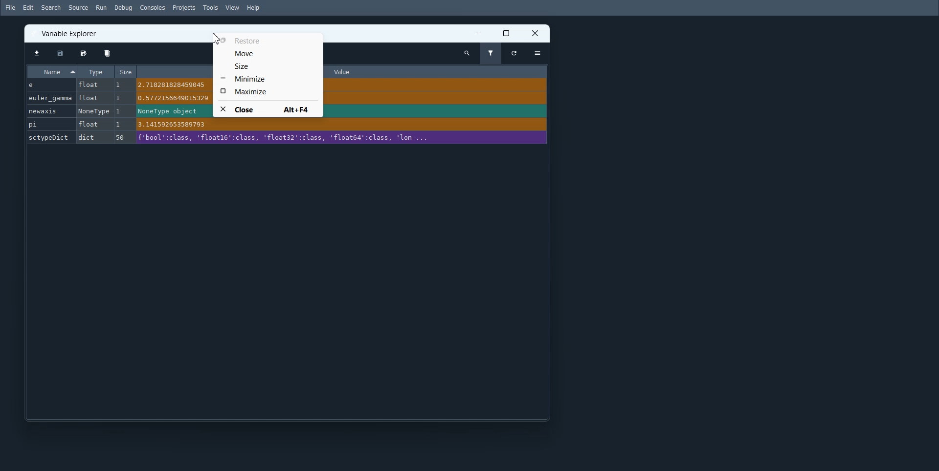 This screenshot has height=471, width=939. Describe the element at coordinates (508, 33) in the screenshot. I see `Maximize` at that location.